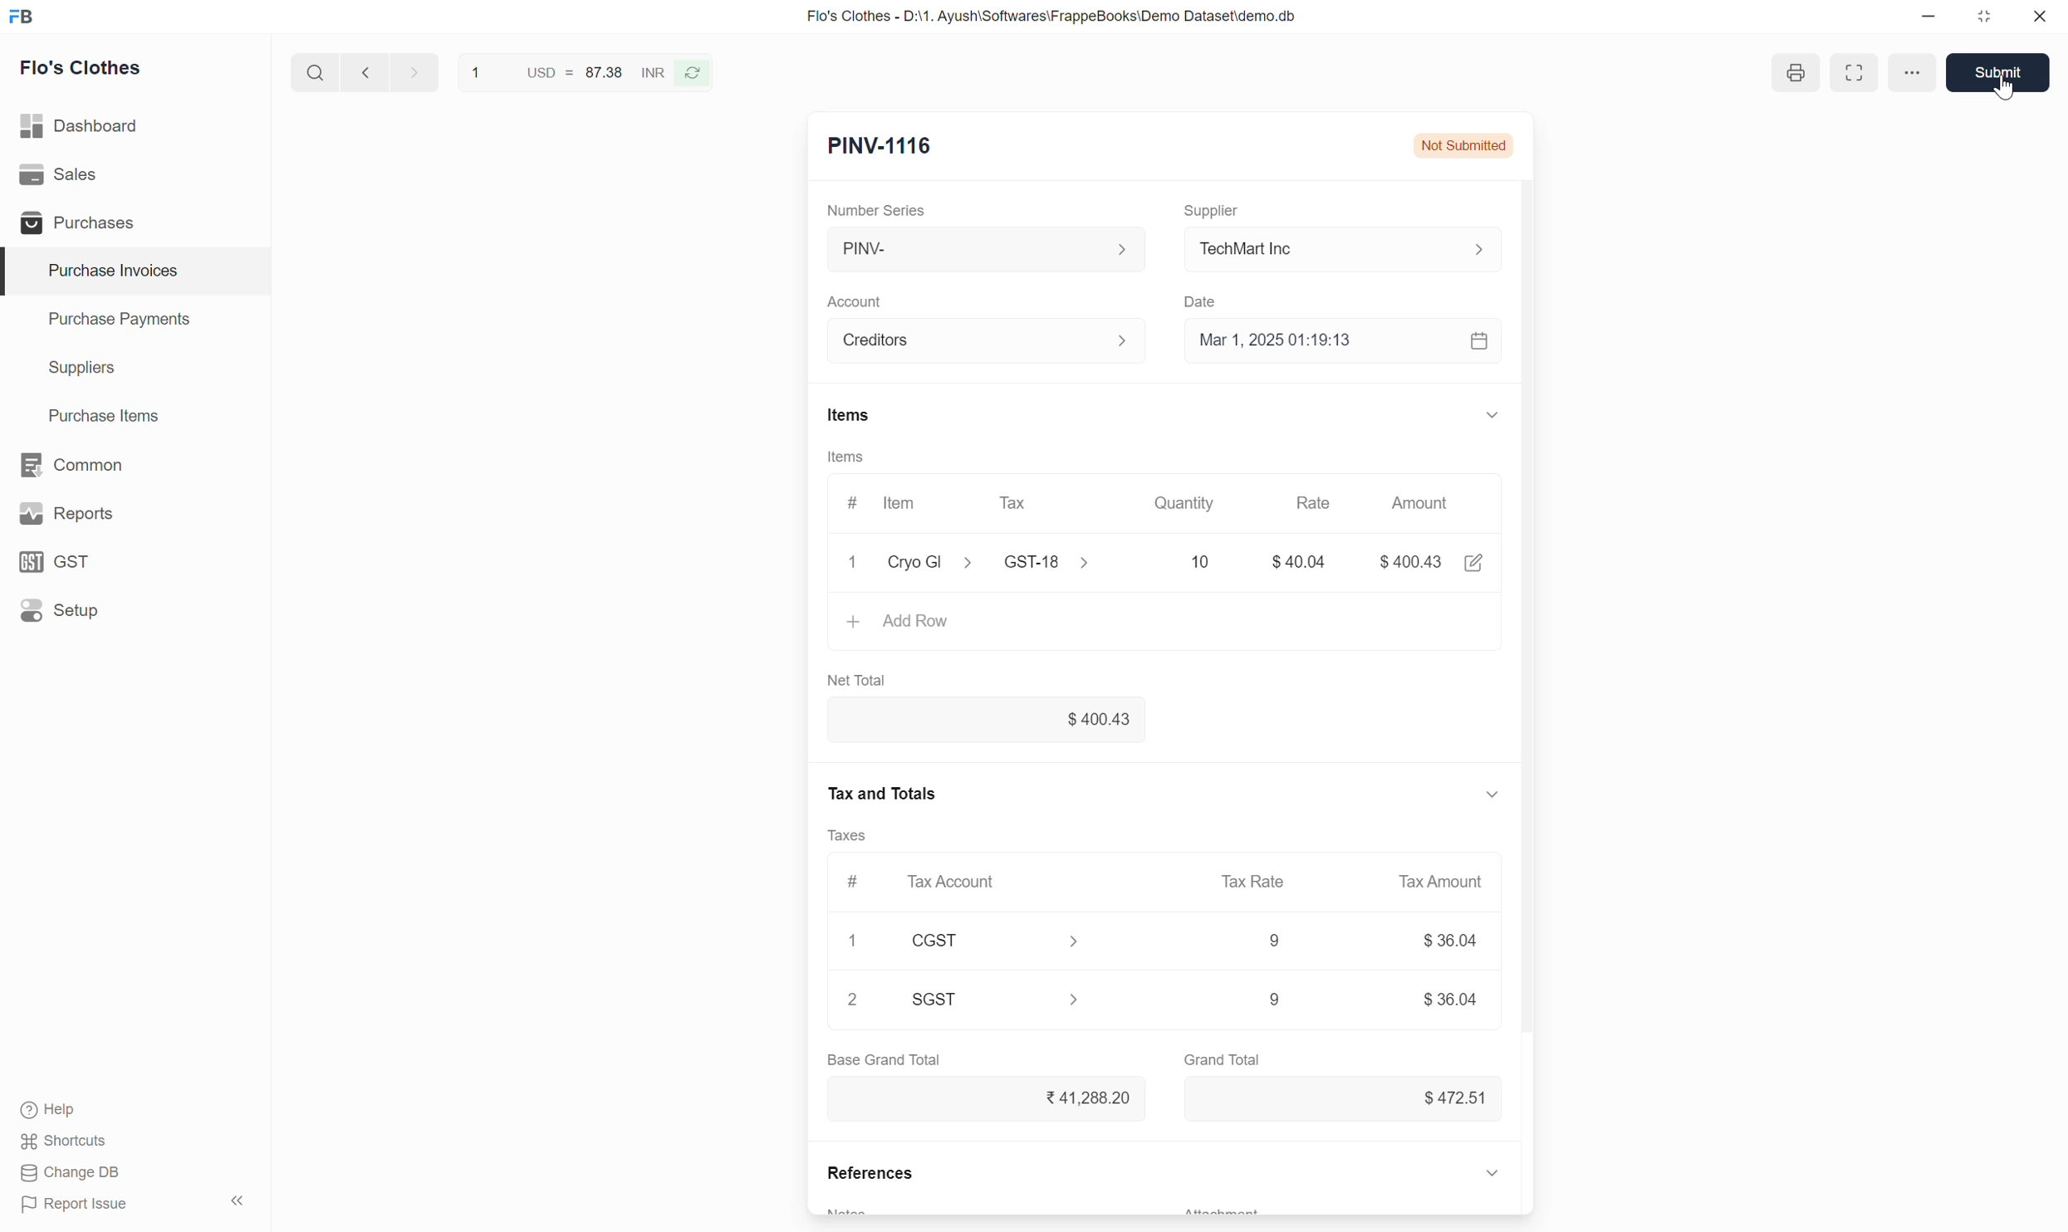  I want to click on 9, so click(1249, 1000).